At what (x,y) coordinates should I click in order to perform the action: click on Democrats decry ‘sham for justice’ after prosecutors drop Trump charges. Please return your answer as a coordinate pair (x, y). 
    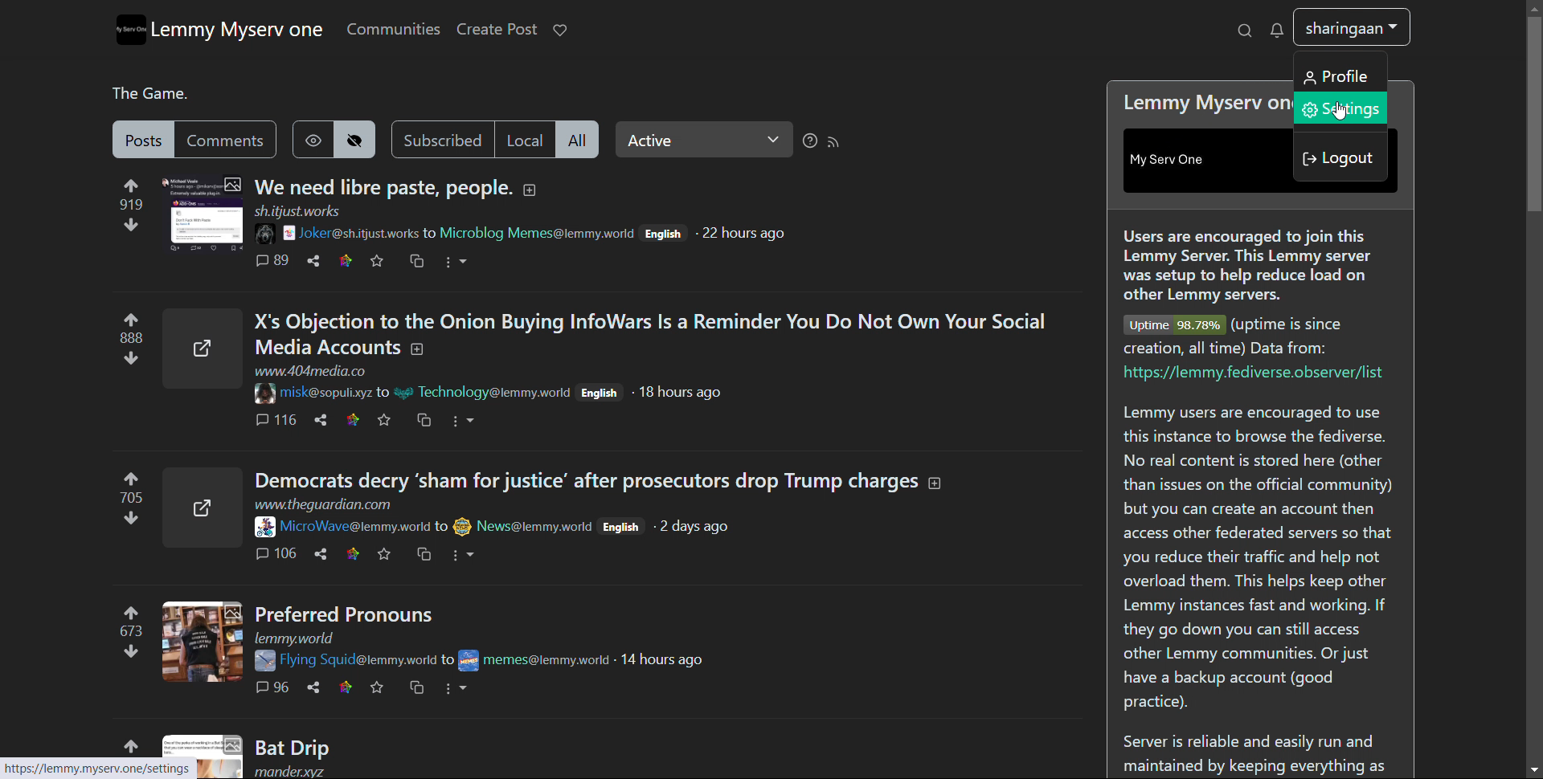
    Looking at the image, I should click on (601, 479).